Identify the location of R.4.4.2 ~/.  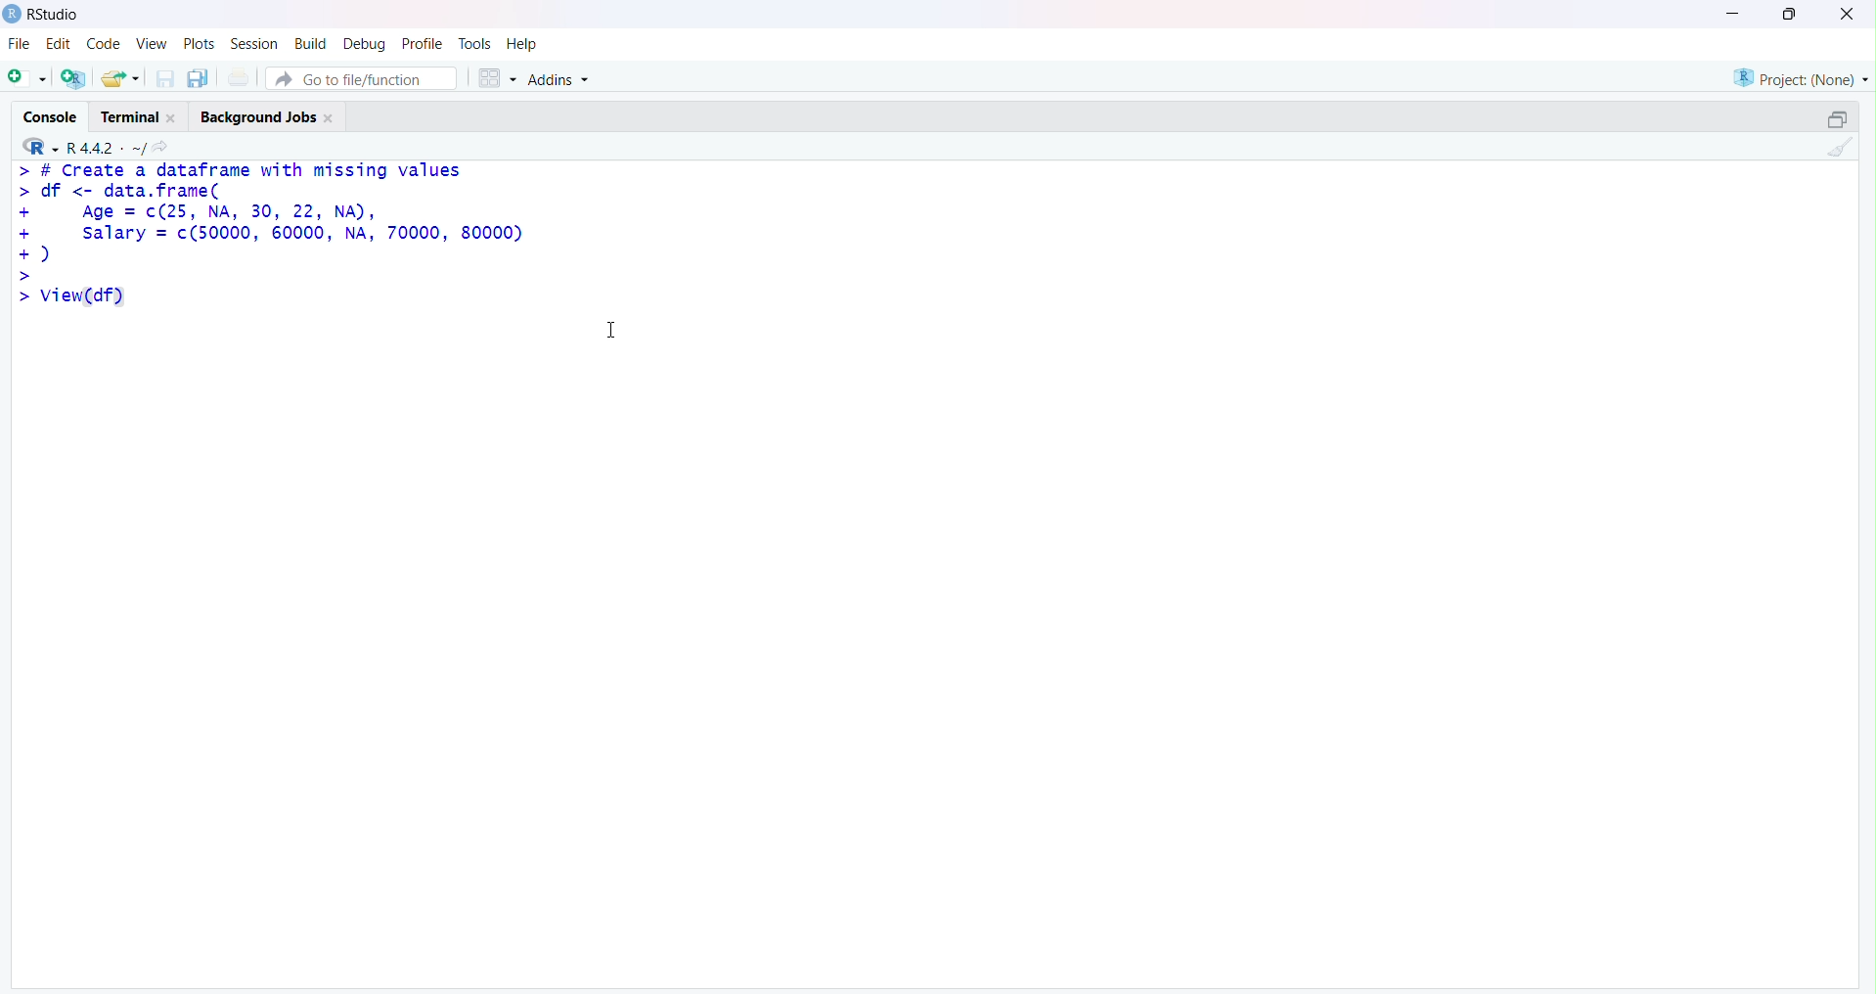
(106, 144).